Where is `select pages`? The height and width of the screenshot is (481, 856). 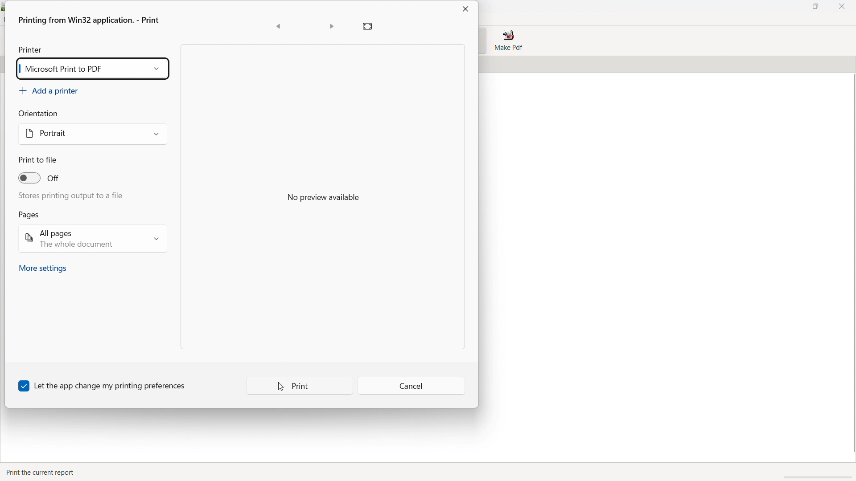 select pages is located at coordinates (92, 239).